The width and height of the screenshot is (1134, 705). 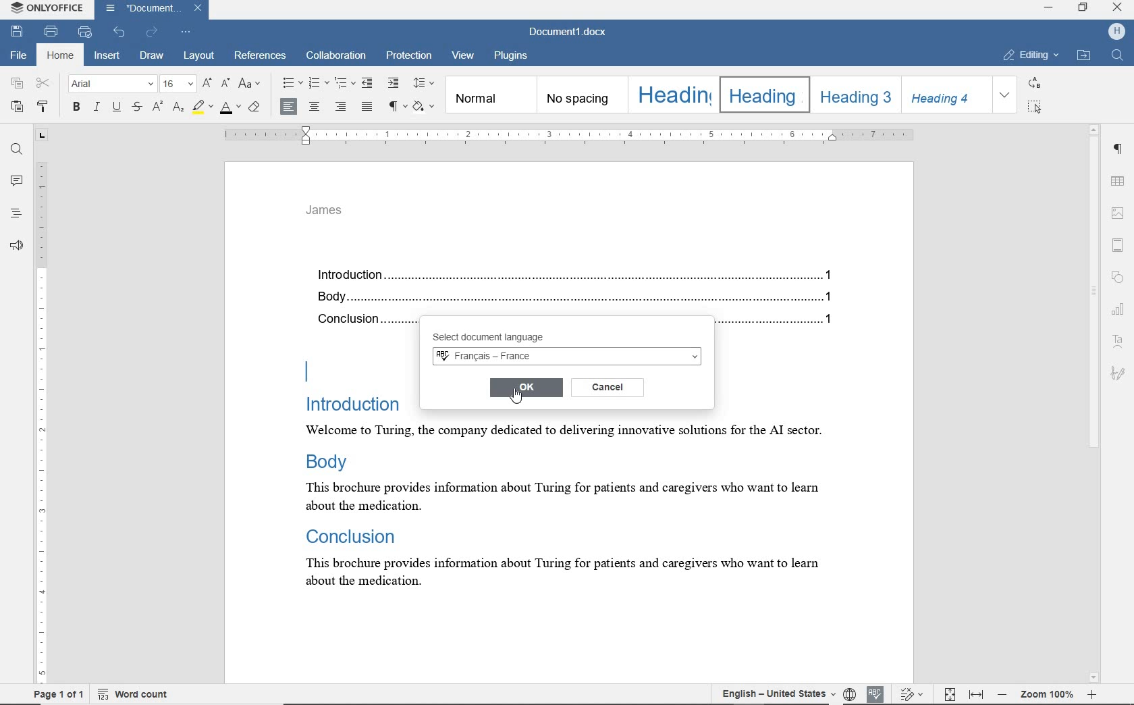 I want to click on language, so click(x=849, y=694).